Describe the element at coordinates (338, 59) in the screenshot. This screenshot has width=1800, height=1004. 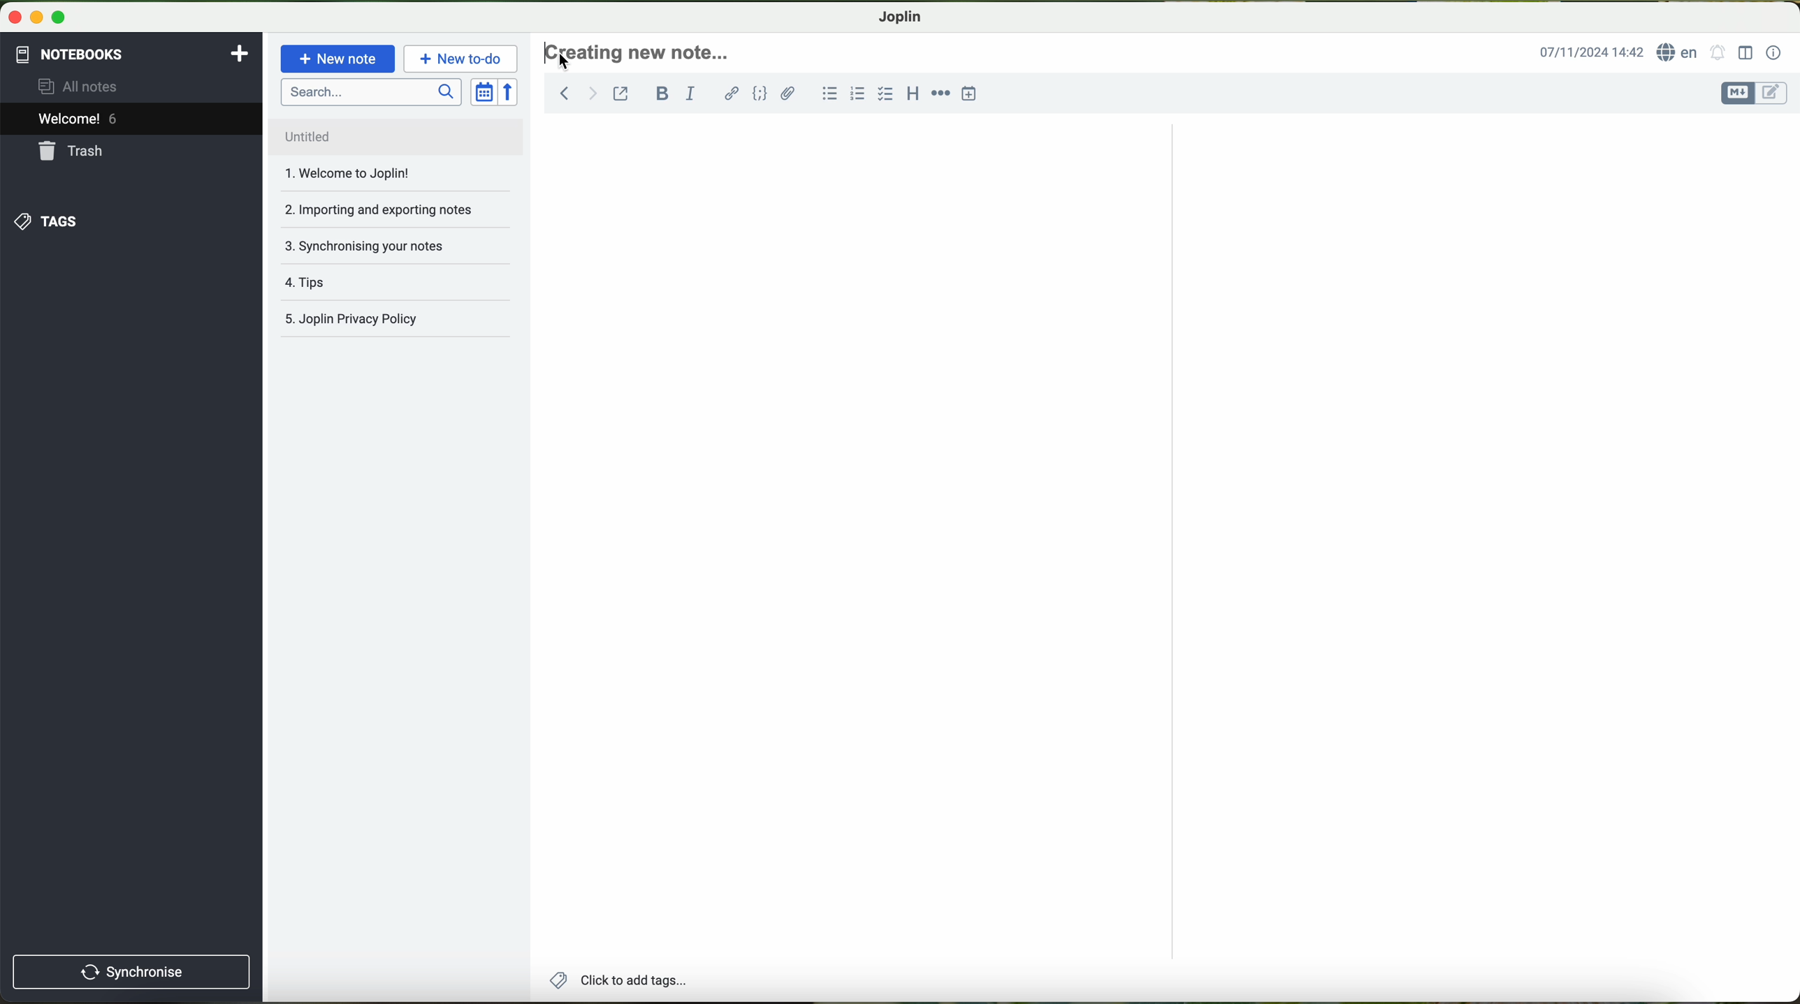
I see `new note button` at that location.